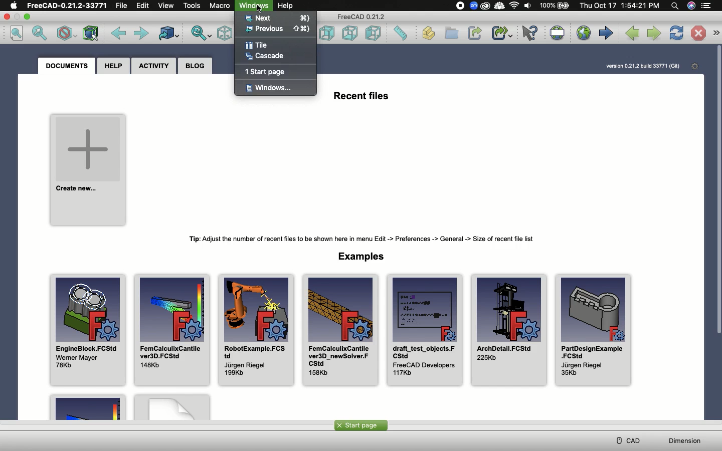 Image resolution: width=722 pixels, height=451 pixels. Describe the element at coordinates (595, 330) in the screenshot. I see `PartDesignExample.FCStd` at that location.